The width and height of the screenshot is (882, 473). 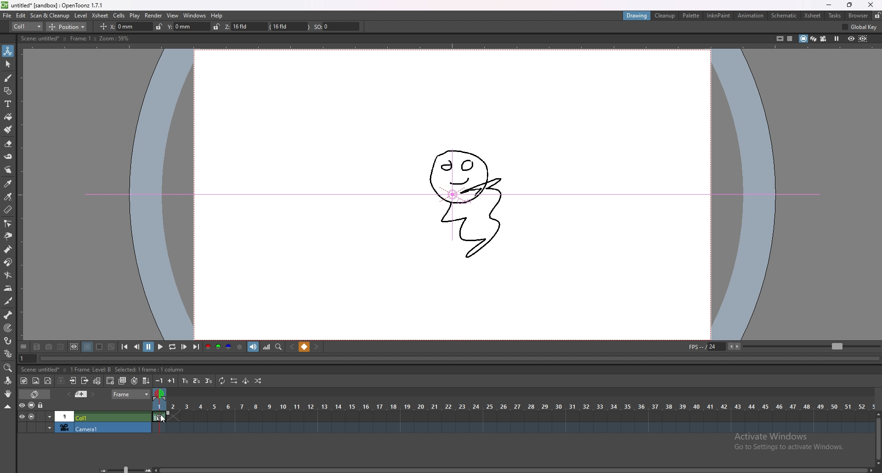 I want to click on set key, so click(x=305, y=347).